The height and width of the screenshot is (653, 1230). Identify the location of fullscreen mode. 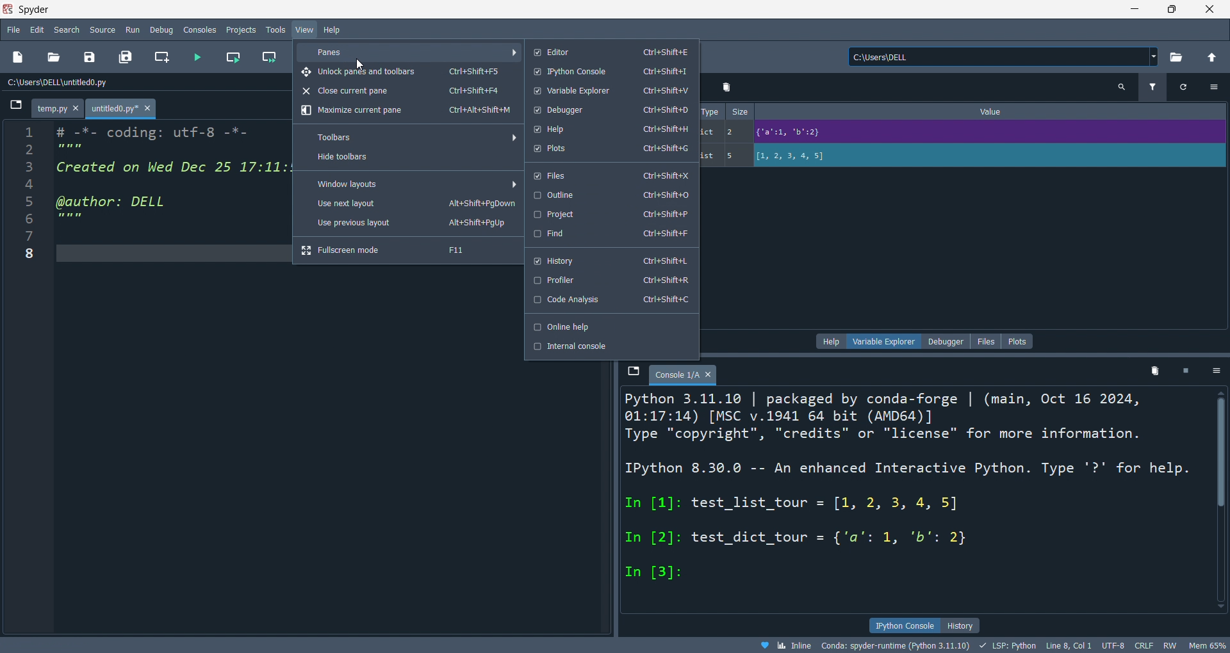
(407, 250).